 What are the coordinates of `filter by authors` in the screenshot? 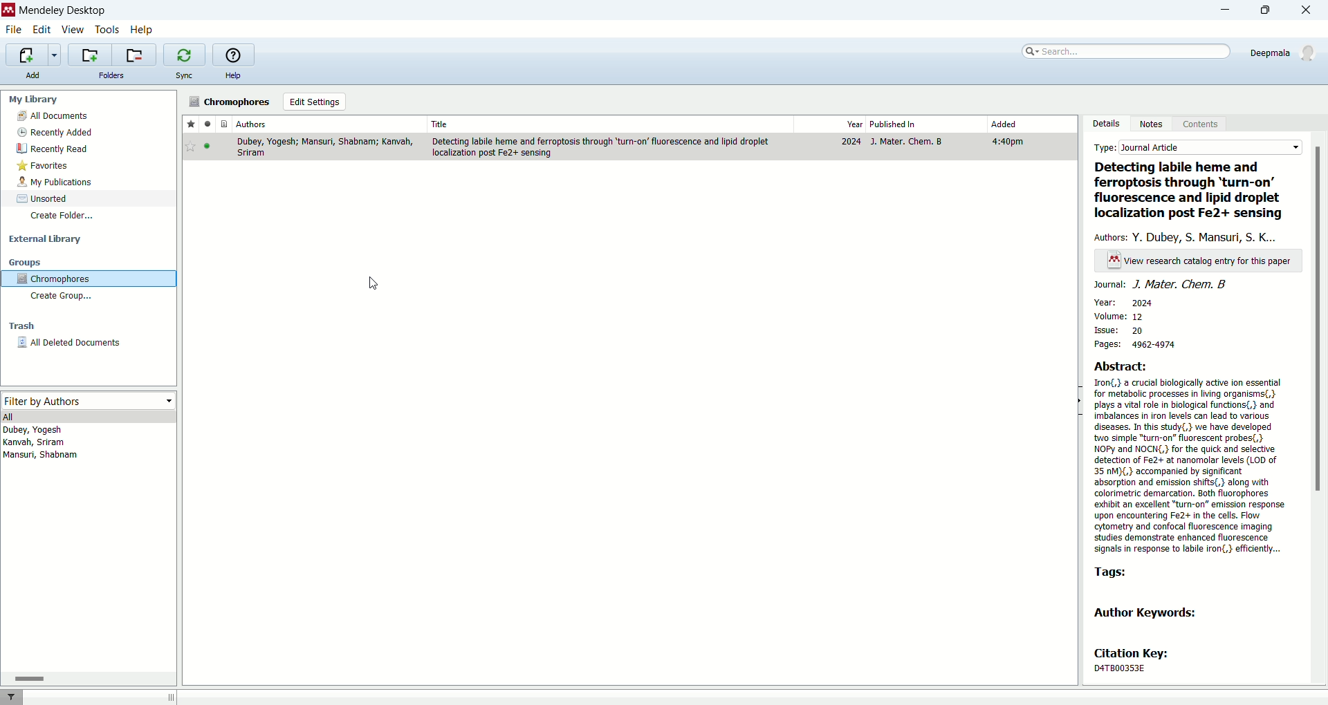 It's located at (90, 402).